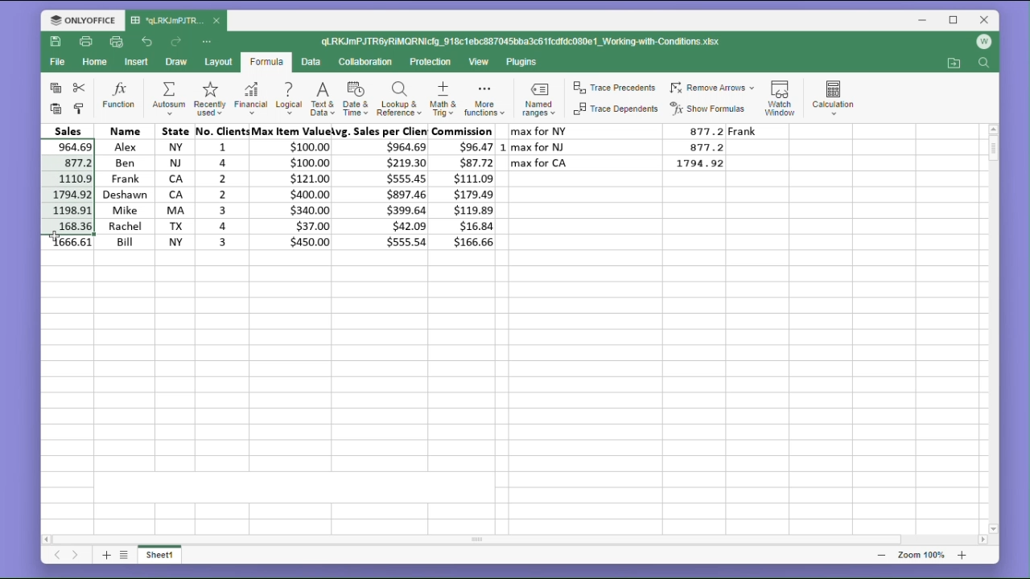  What do you see at coordinates (398, 101) in the screenshot?
I see `lookup and reference` at bounding box center [398, 101].